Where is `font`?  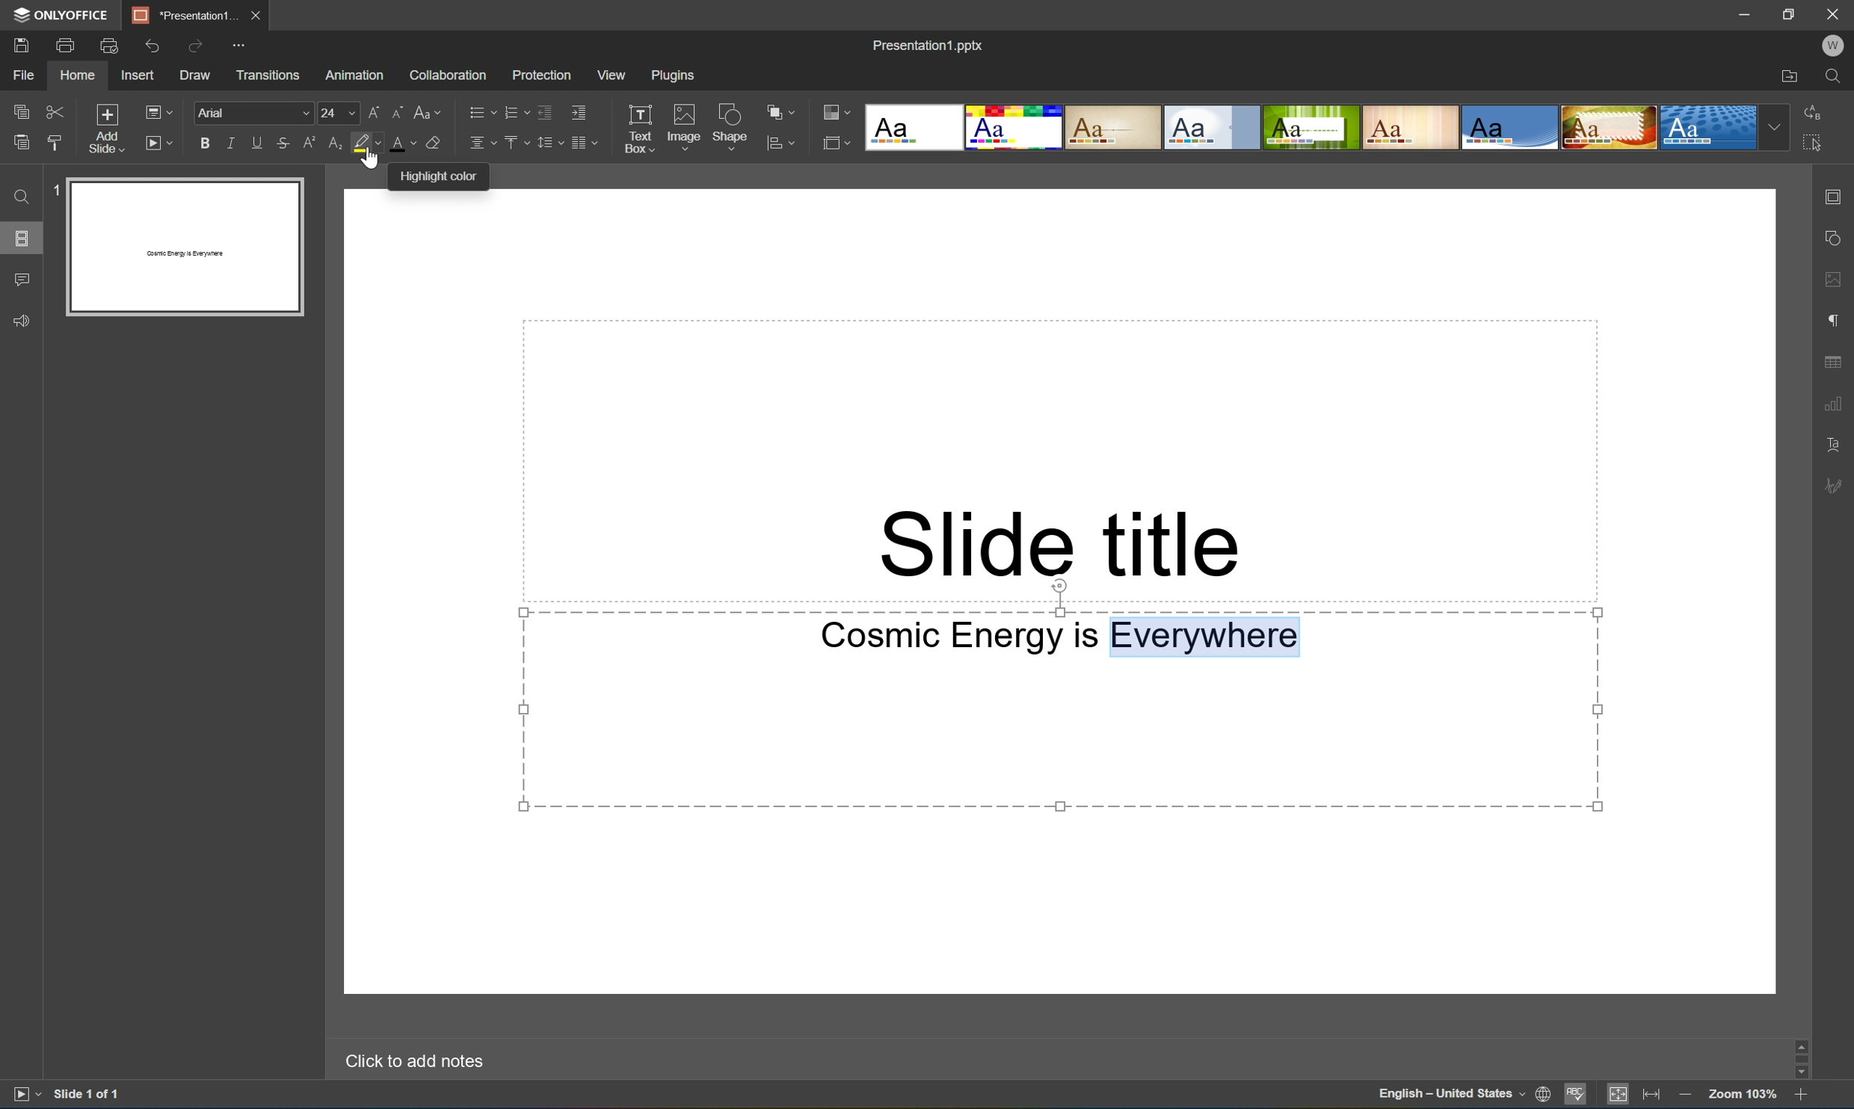
font is located at coordinates (248, 115).